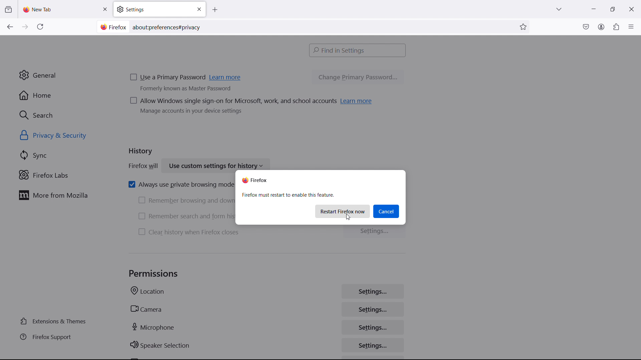 The image size is (641, 360). Describe the element at coordinates (65, 175) in the screenshot. I see `firefox labs` at that location.